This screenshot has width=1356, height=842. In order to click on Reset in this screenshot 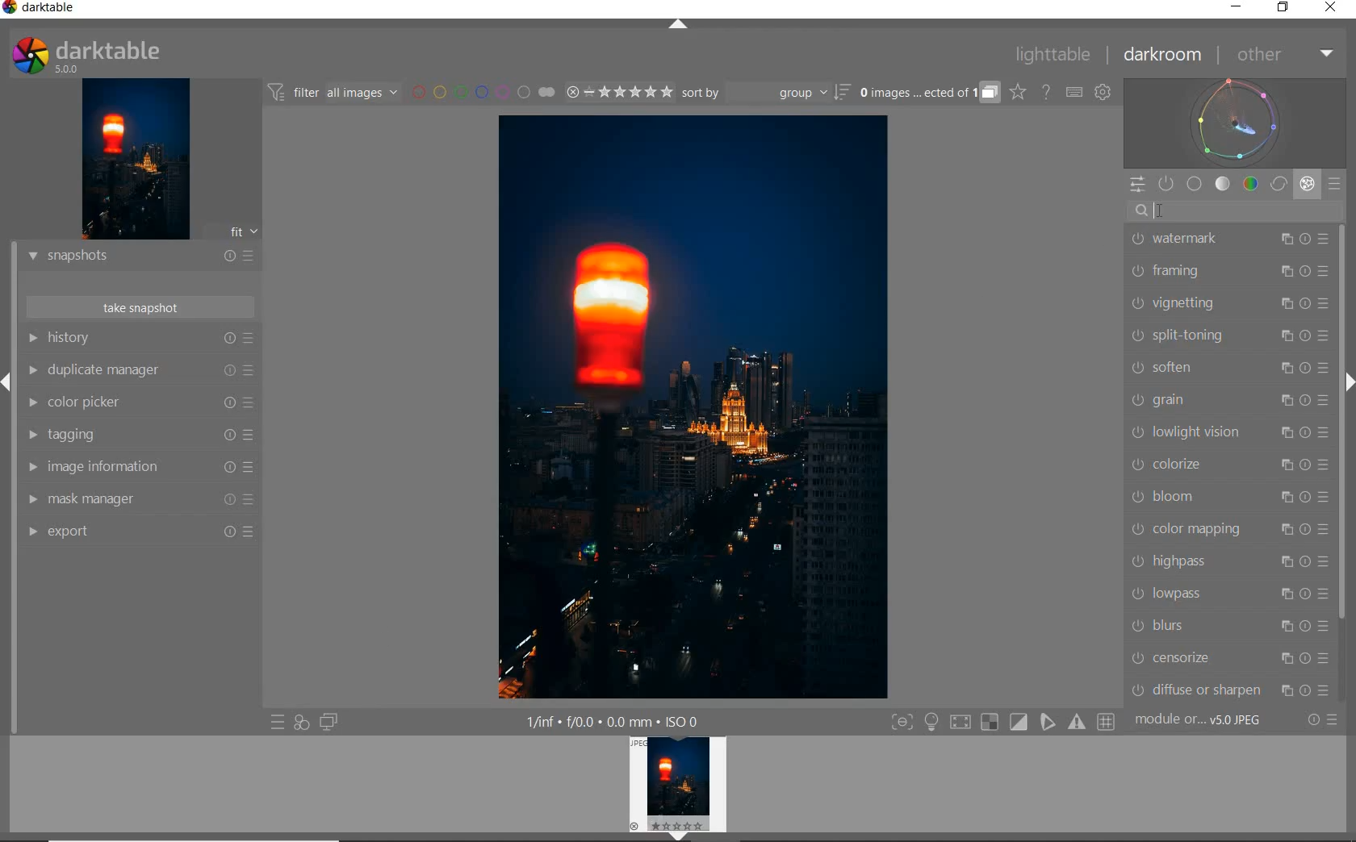, I will do `click(1306, 431)`.